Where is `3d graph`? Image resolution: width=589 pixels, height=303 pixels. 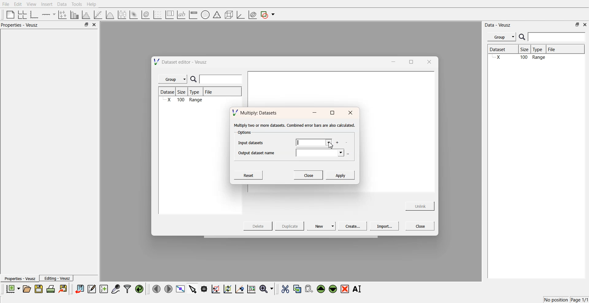 3d graph is located at coordinates (240, 15).